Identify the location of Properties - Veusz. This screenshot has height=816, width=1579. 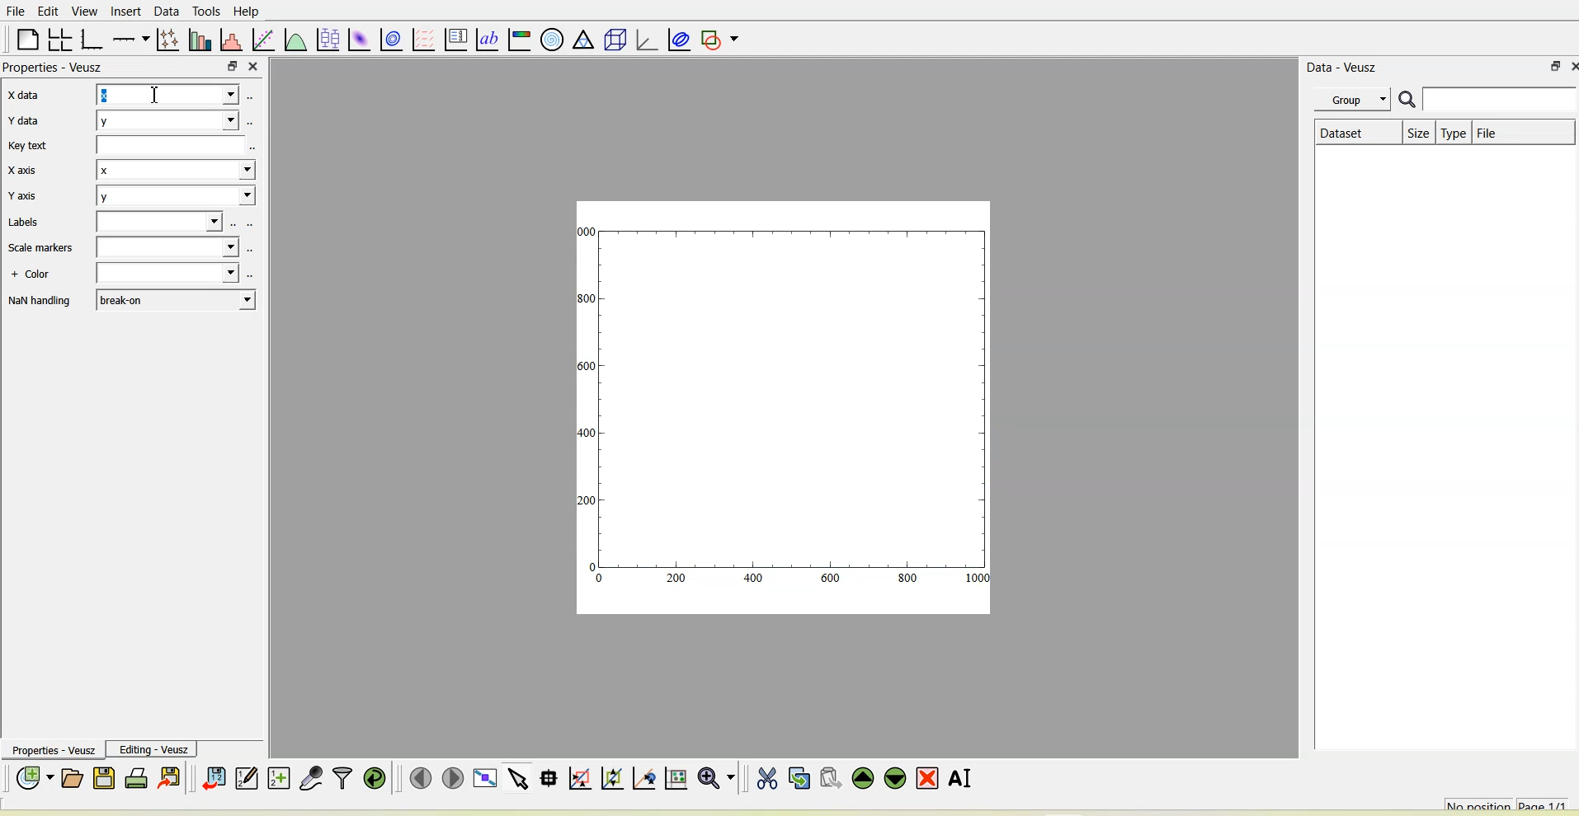
(55, 68).